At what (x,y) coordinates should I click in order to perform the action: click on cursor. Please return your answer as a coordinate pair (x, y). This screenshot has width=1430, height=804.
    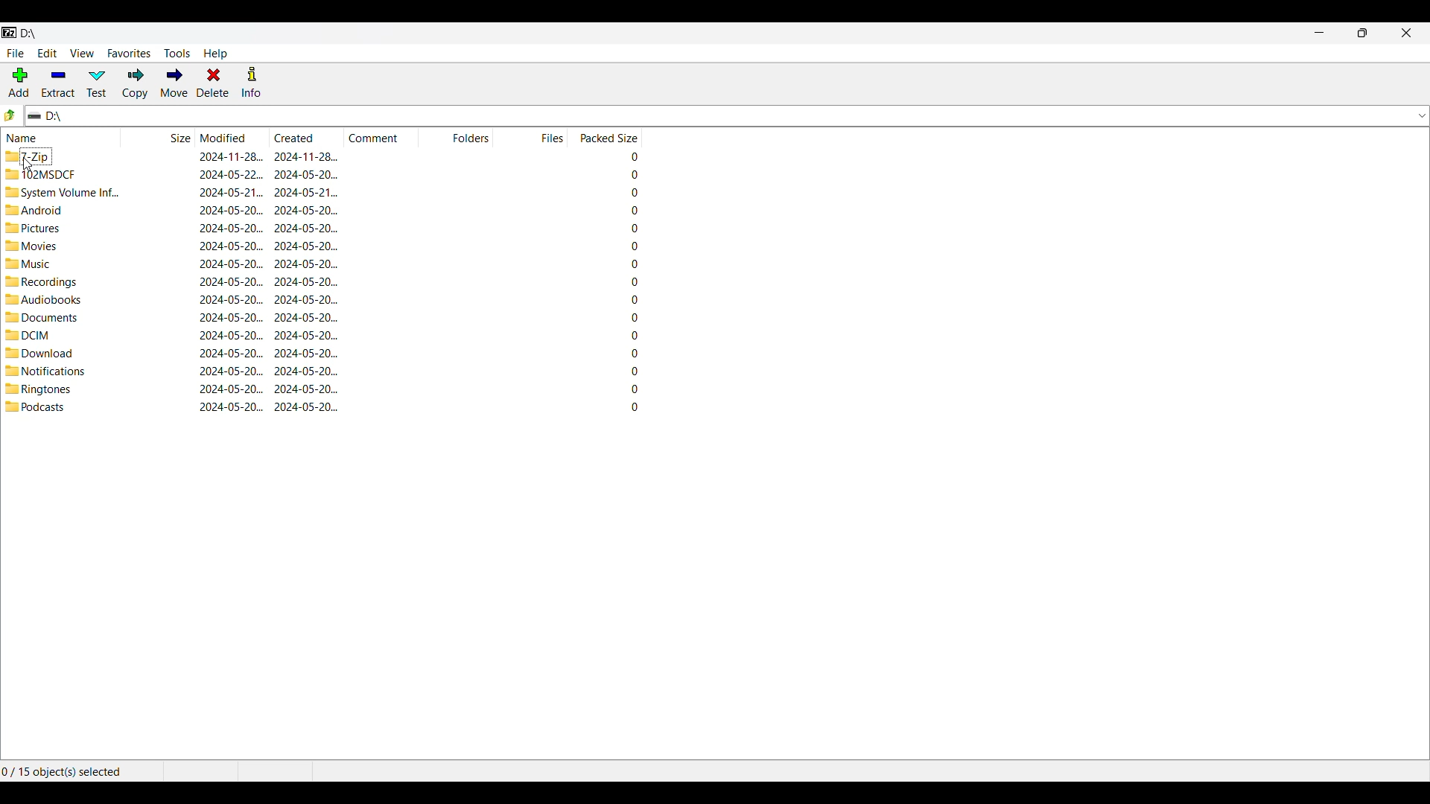
    Looking at the image, I should click on (29, 165).